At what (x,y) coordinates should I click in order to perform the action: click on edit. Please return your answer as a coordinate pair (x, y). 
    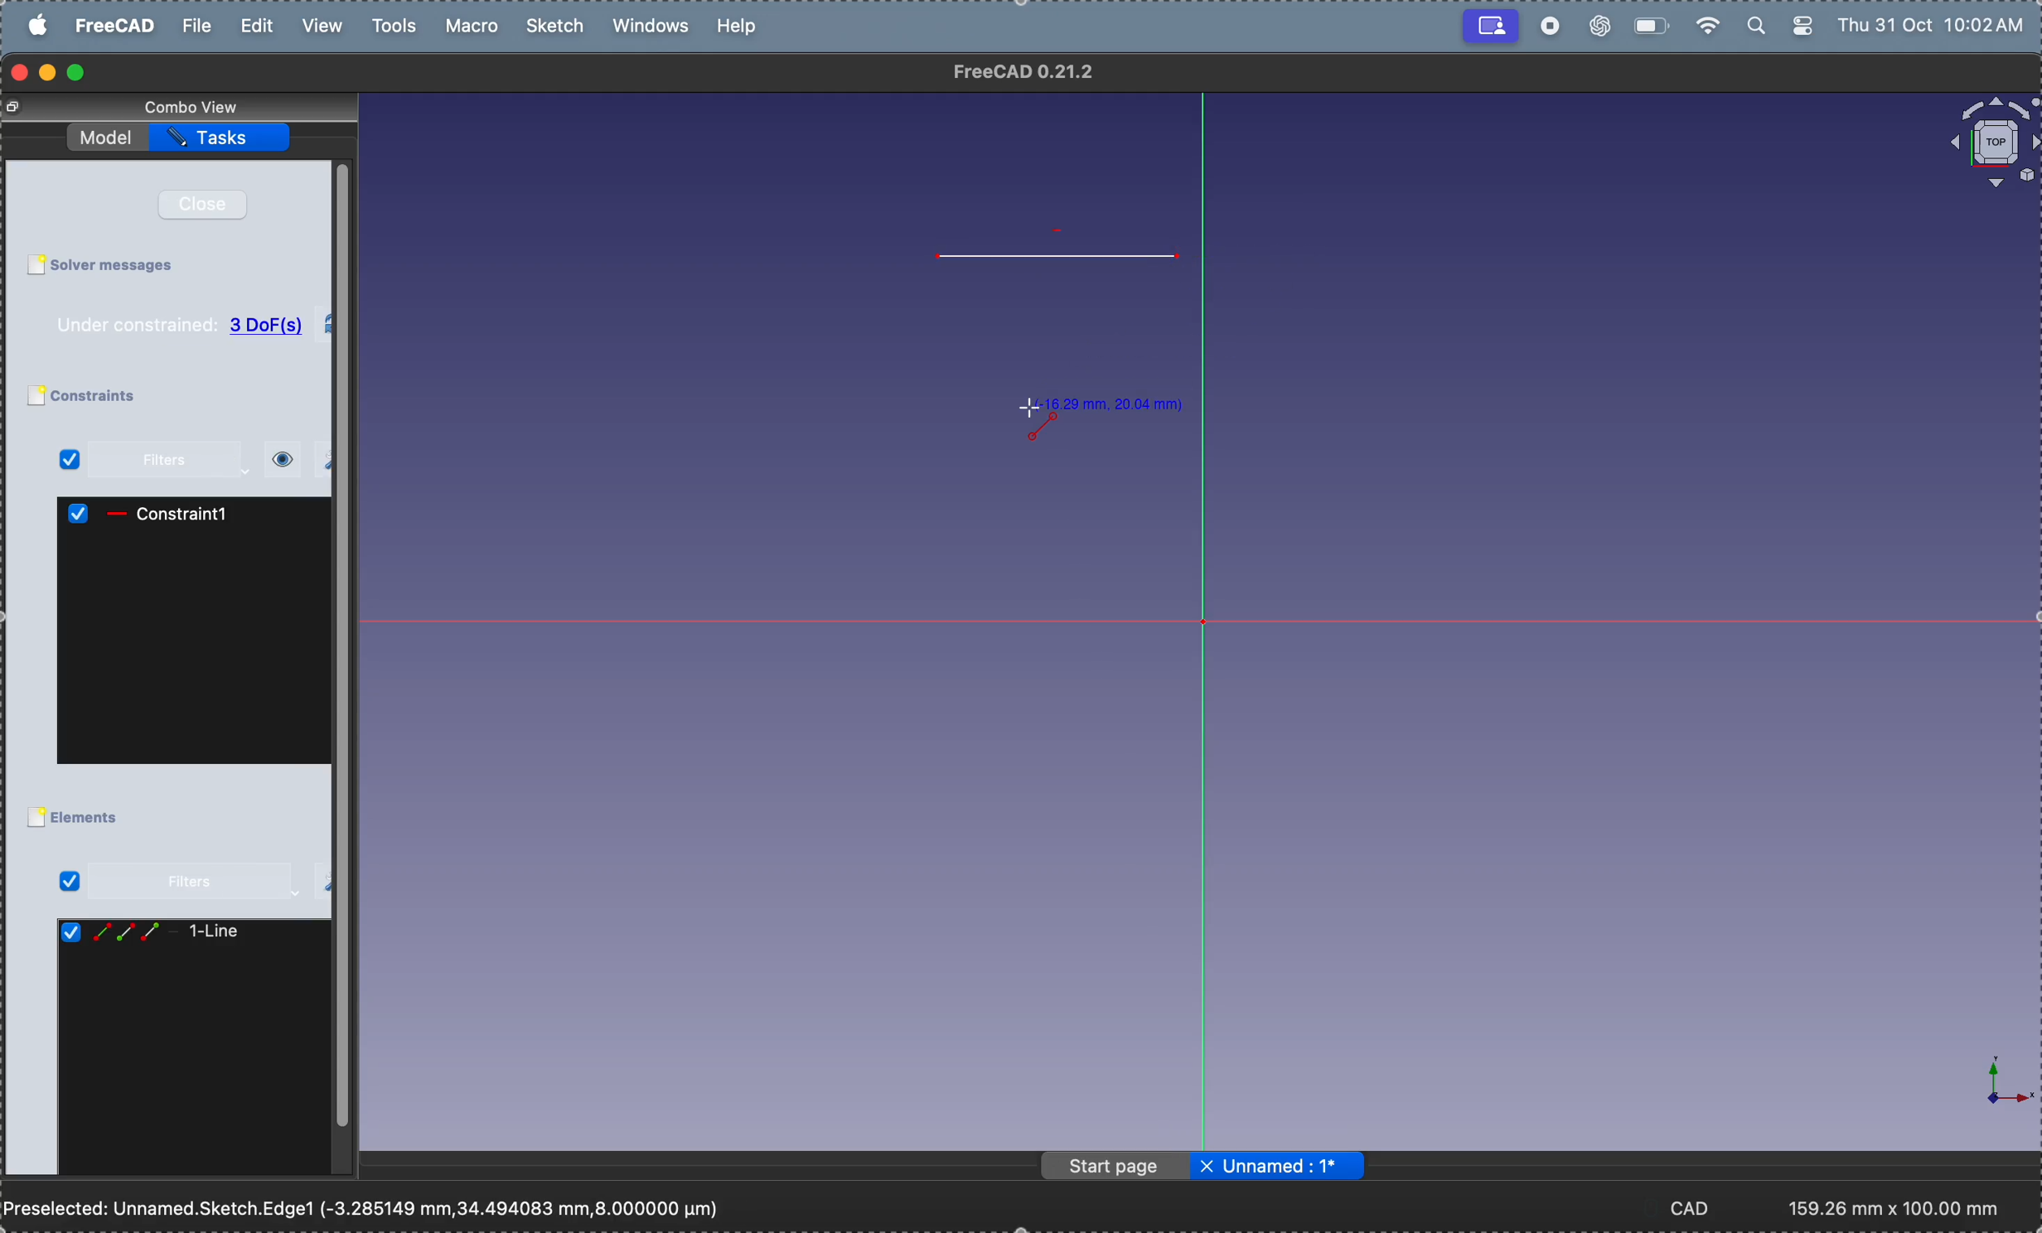
    Looking at the image, I should click on (259, 27).